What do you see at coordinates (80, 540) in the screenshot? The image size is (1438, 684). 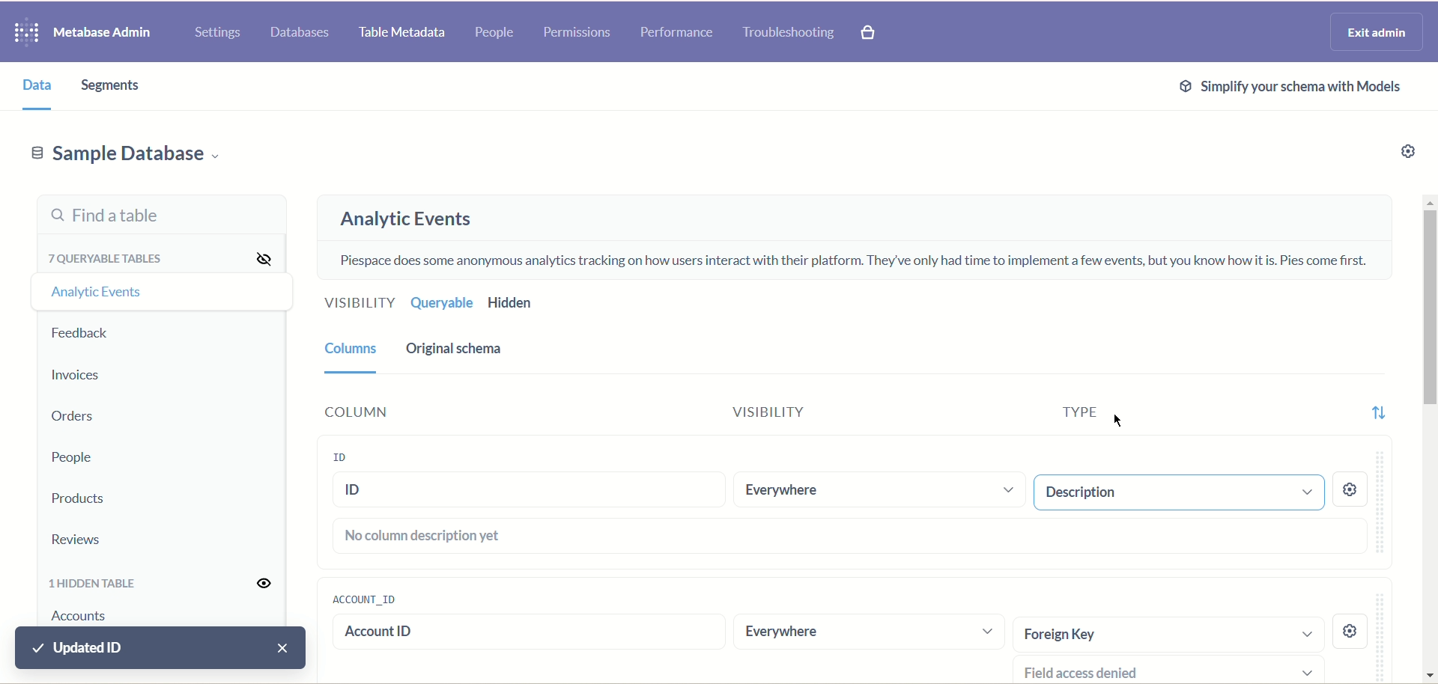 I see `reviews` at bounding box center [80, 540].